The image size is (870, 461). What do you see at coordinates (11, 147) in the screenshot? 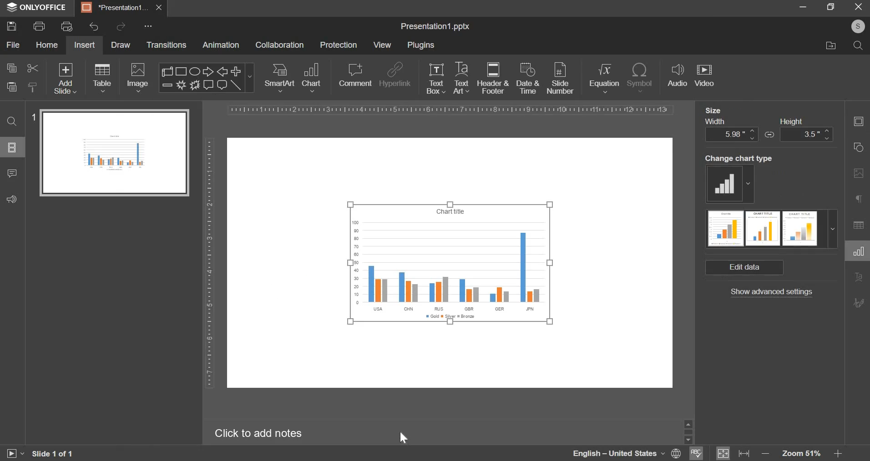
I see `slide menu` at bounding box center [11, 147].